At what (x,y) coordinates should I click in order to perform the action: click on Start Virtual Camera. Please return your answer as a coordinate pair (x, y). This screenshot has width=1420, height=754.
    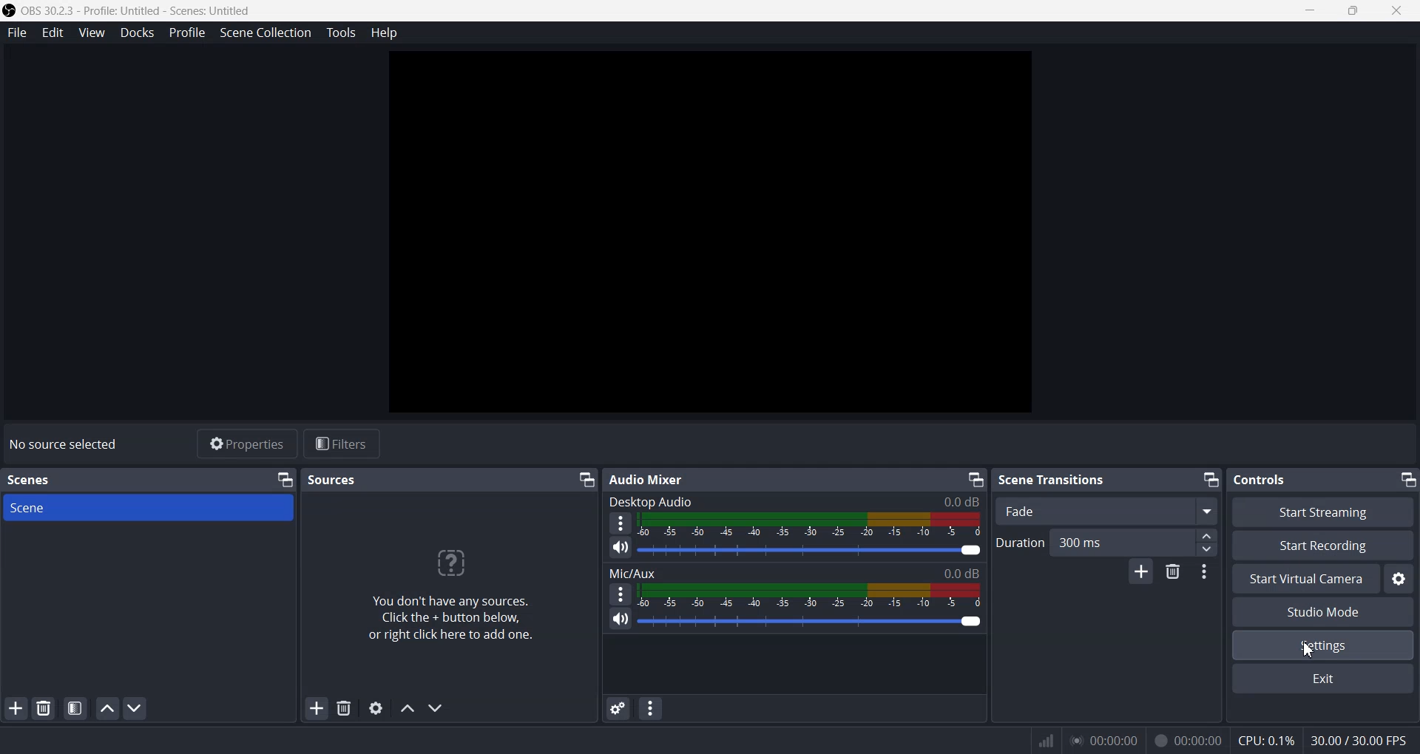
    Looking at the image, I should click on (1305, 578).